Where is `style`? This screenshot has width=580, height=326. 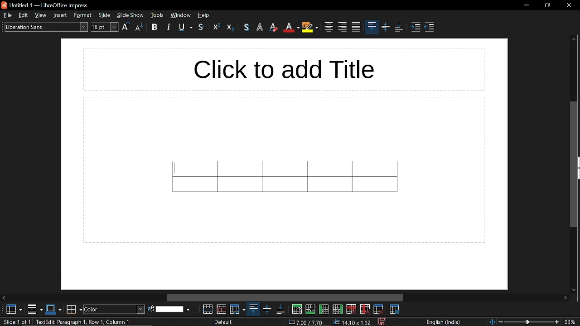
style is located at coordinates (82, 15).